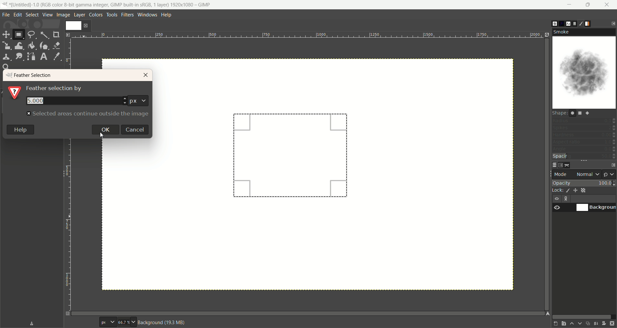  What do you see at coordinates (581, 23) in the screenshot?
I see `brush editor` at bounding box center [581, 23].